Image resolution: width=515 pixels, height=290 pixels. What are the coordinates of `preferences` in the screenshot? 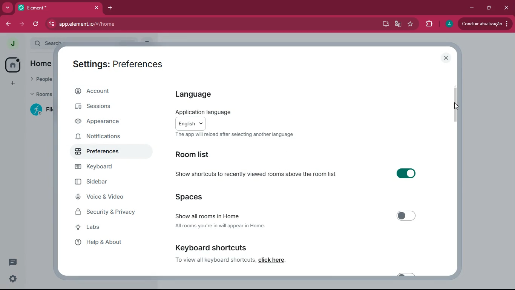 It's located at (103, 153).